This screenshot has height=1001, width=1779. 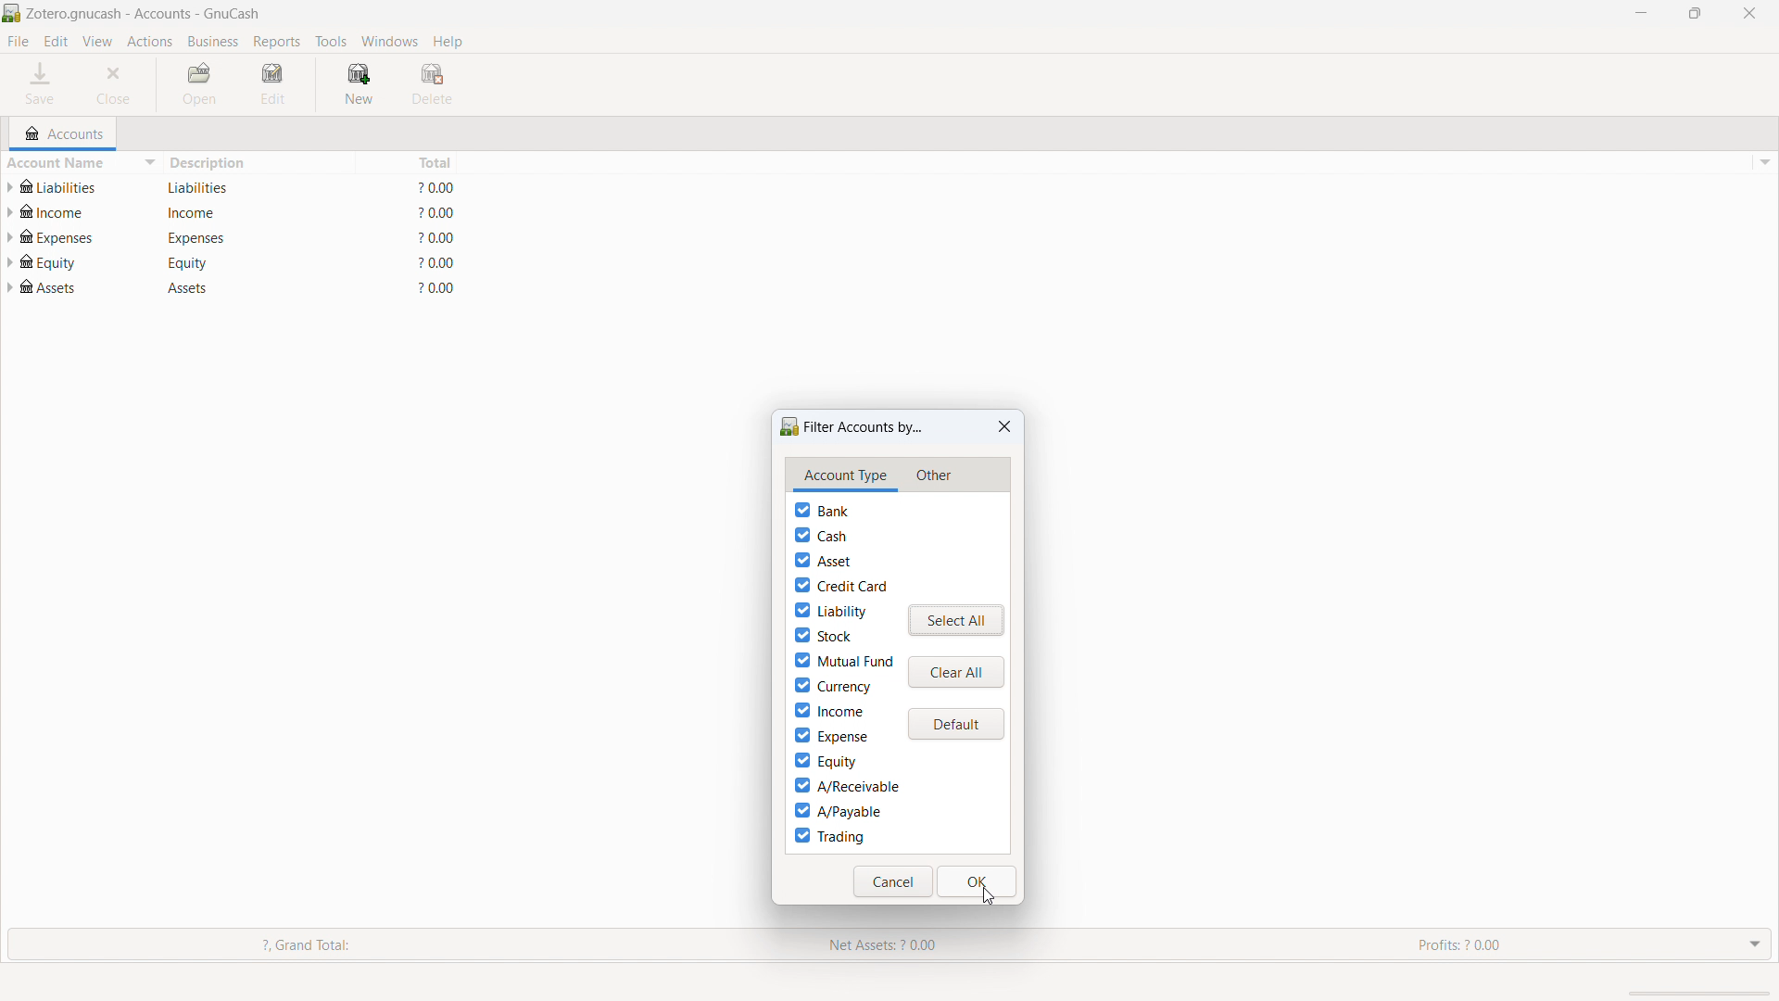 What do you see at coordinates (1639, 14) in the screenshot?
I see `minimize` at bounding box center [1639, 14].